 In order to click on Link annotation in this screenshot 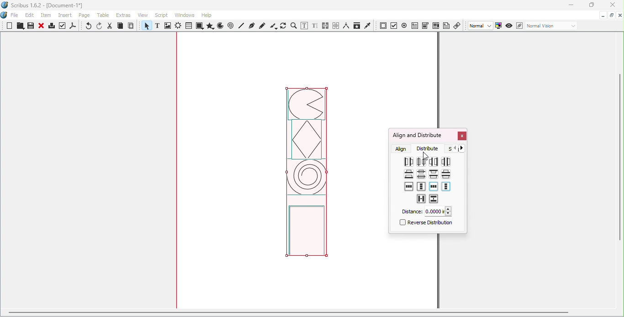, I will do `click(458, 25)`.